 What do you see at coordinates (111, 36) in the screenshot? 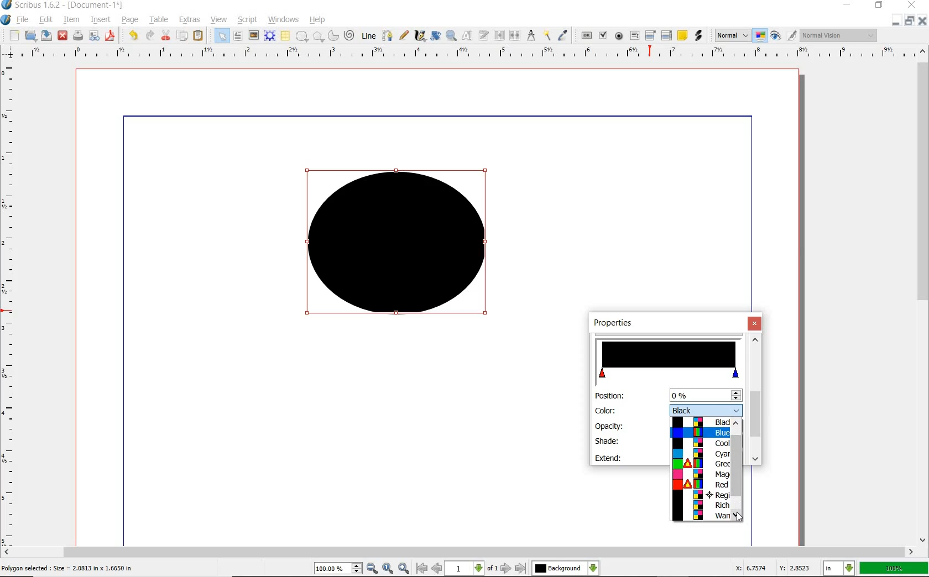
I see `SAVE AS PDF` at bounding box center [111, 36].